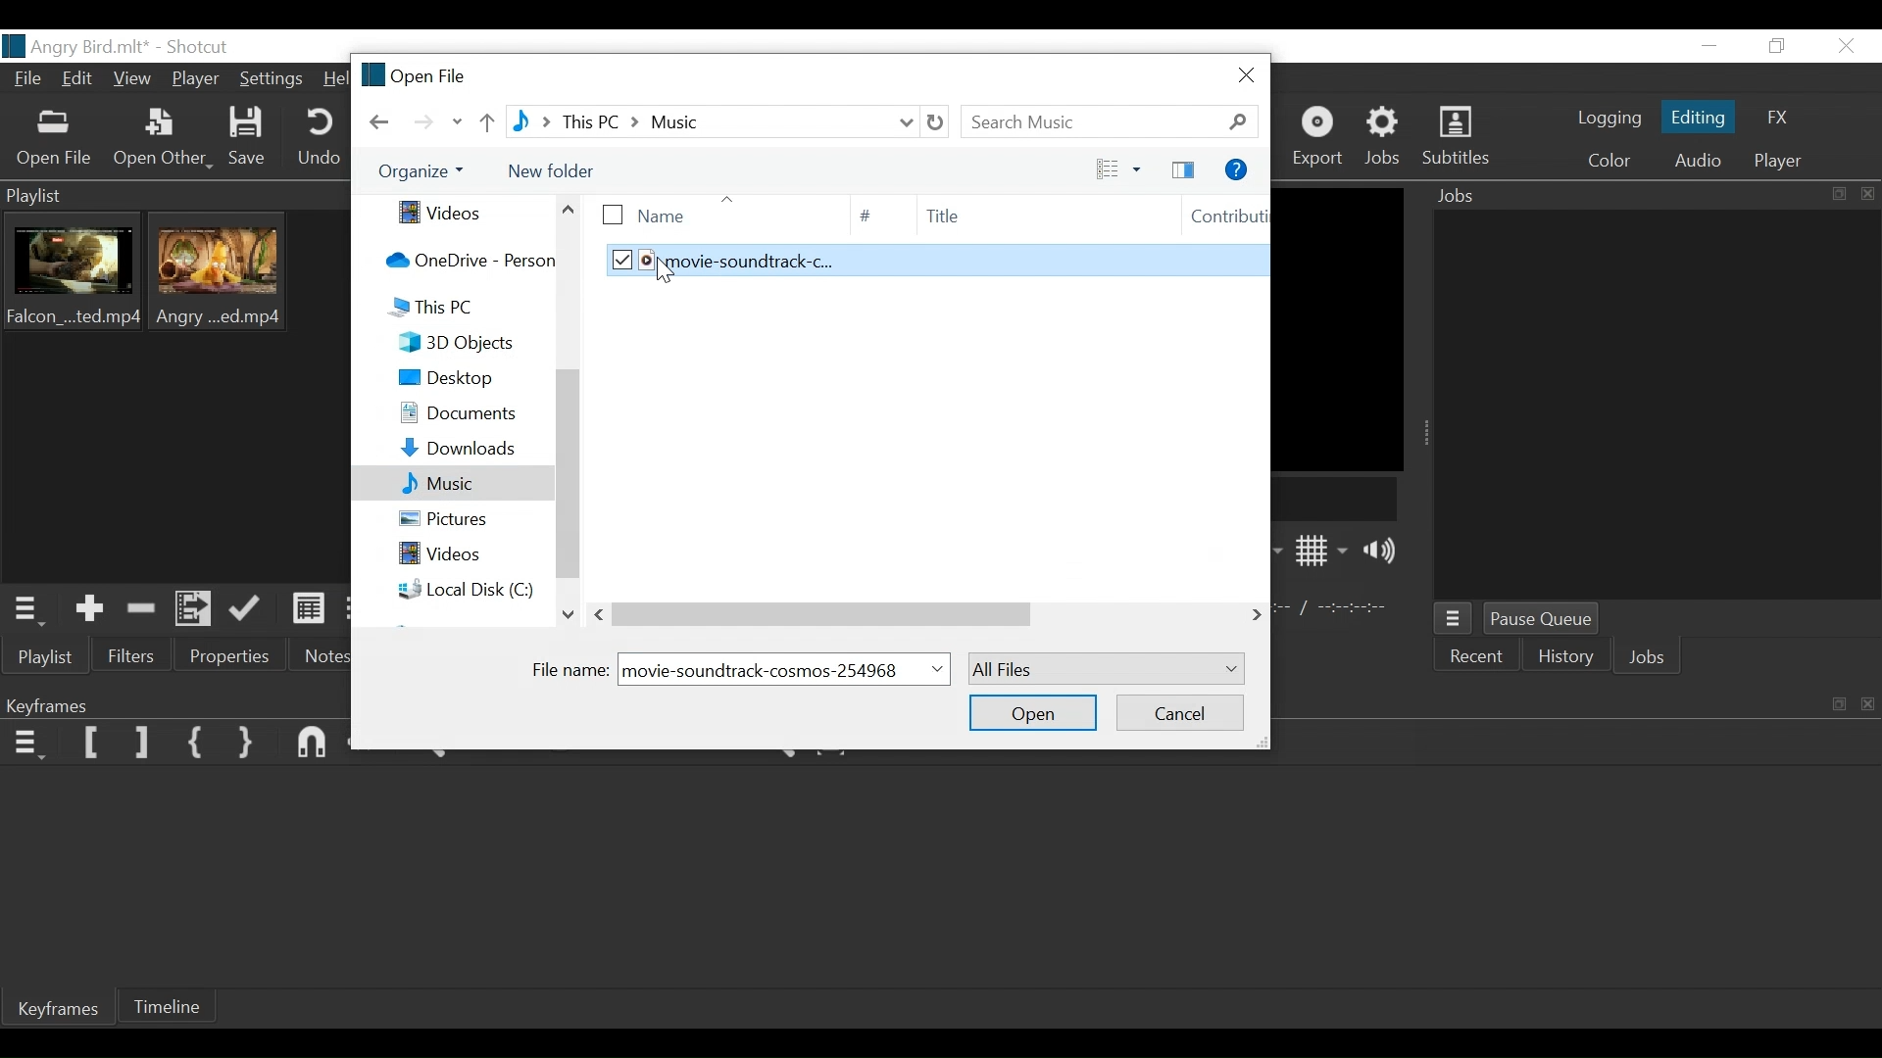  I want to click on Close, so click(1242, 75).